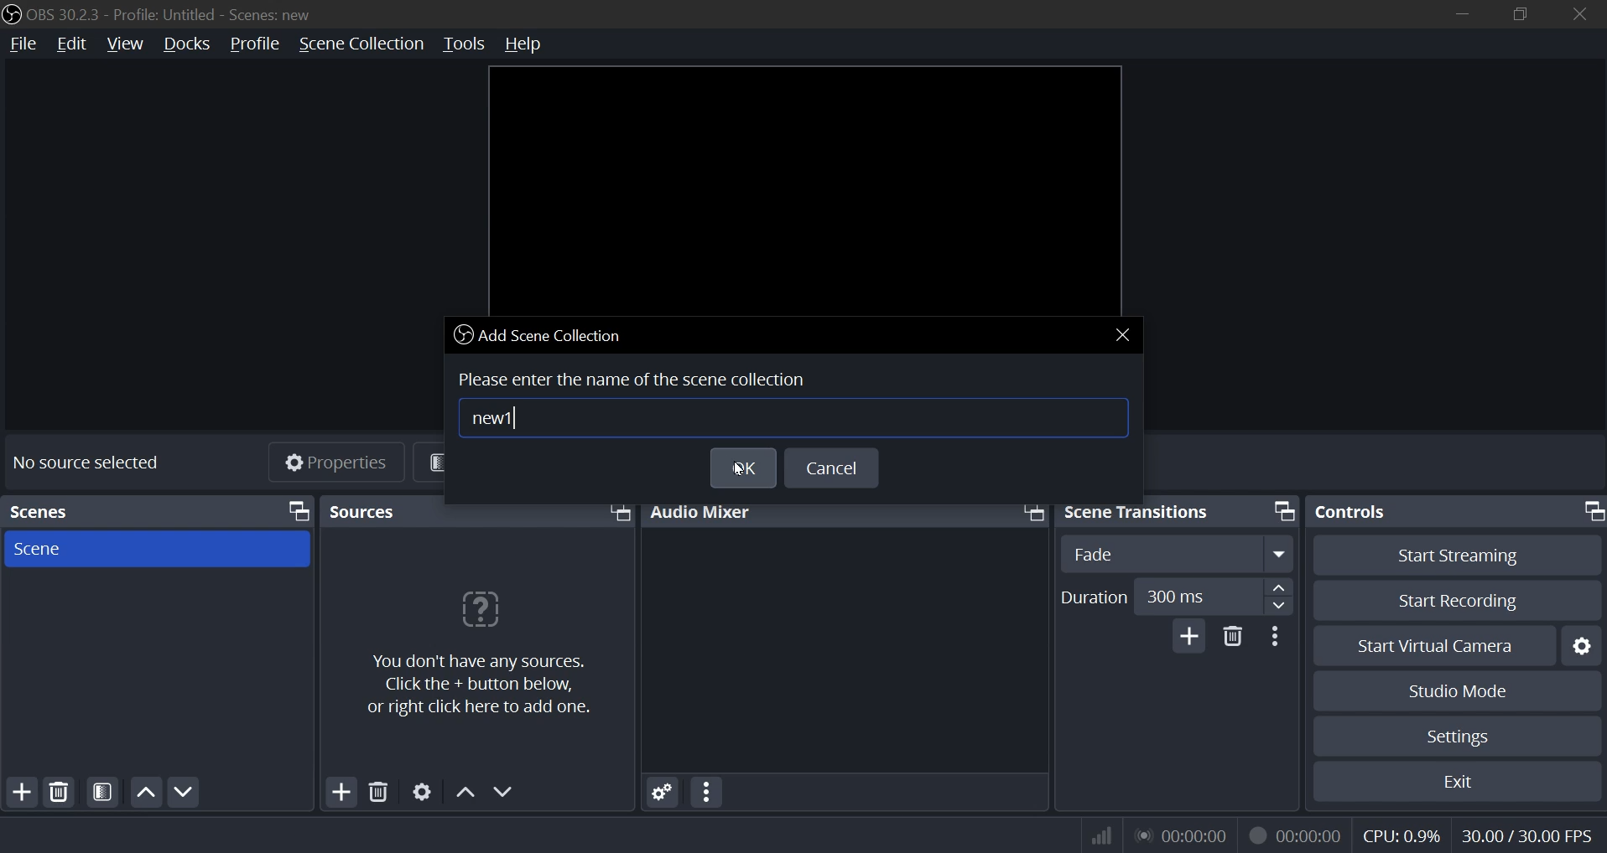  Describe the element at coordinates (55, 508) in the screenshot. I see `Scenes` at that location.